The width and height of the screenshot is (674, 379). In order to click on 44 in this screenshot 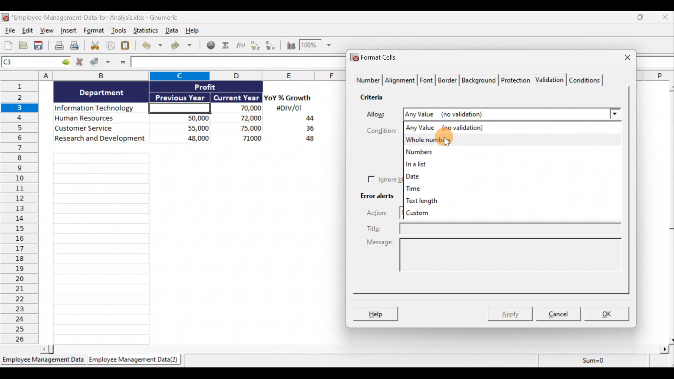, I will do `click(306, 119)`.